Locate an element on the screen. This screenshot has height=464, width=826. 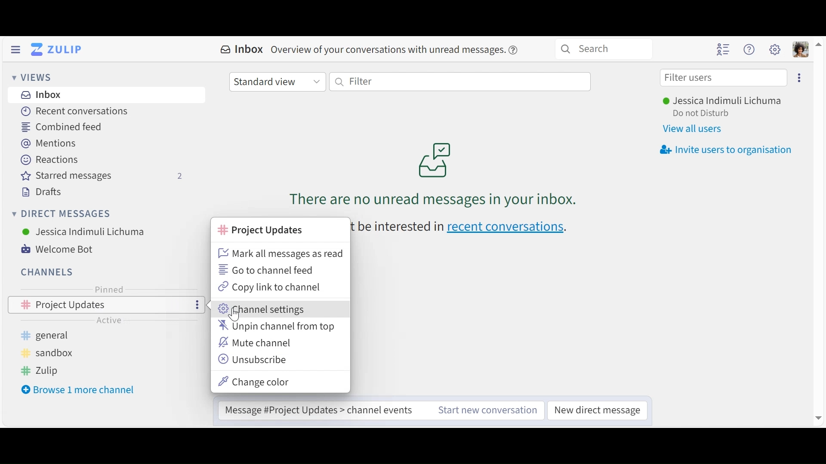
Channel name is located at coordinates (127, 321).